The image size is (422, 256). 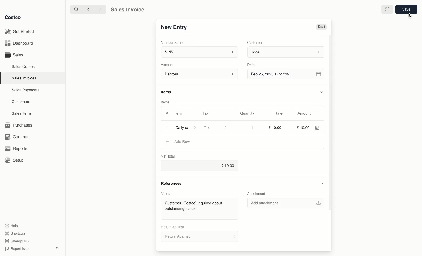 I want to click on Shortcuts, so click(x=16, y=233).